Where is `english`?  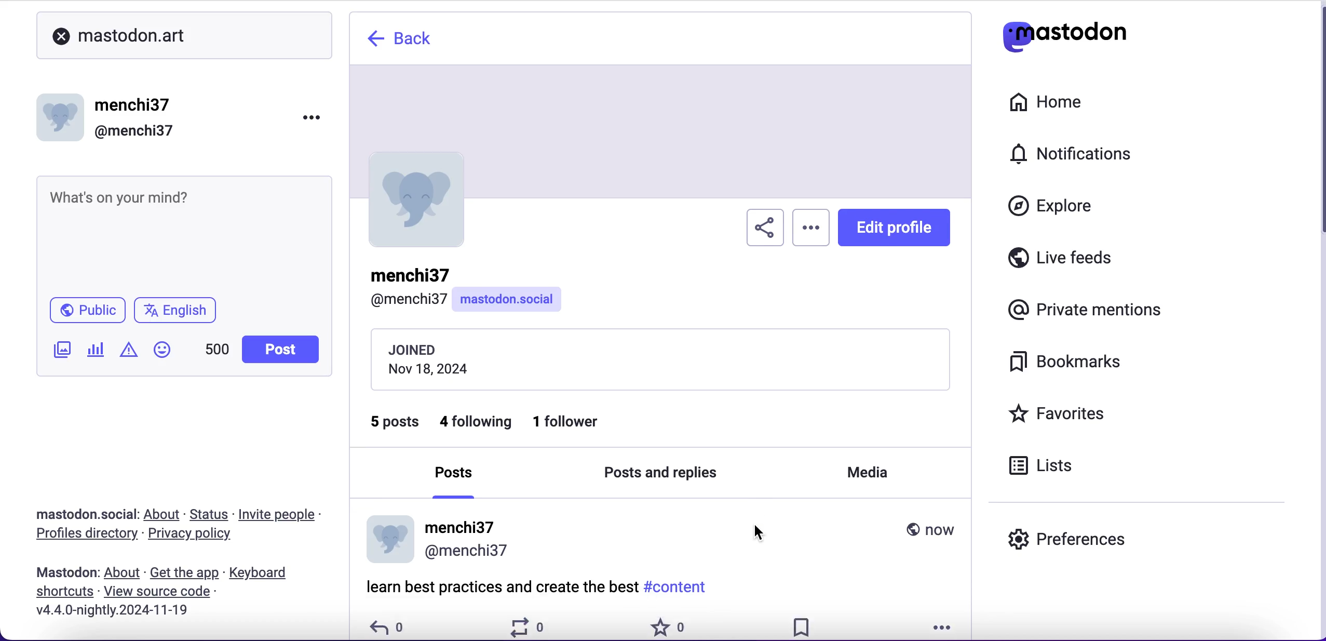
english is located at coordinates (178, 310).